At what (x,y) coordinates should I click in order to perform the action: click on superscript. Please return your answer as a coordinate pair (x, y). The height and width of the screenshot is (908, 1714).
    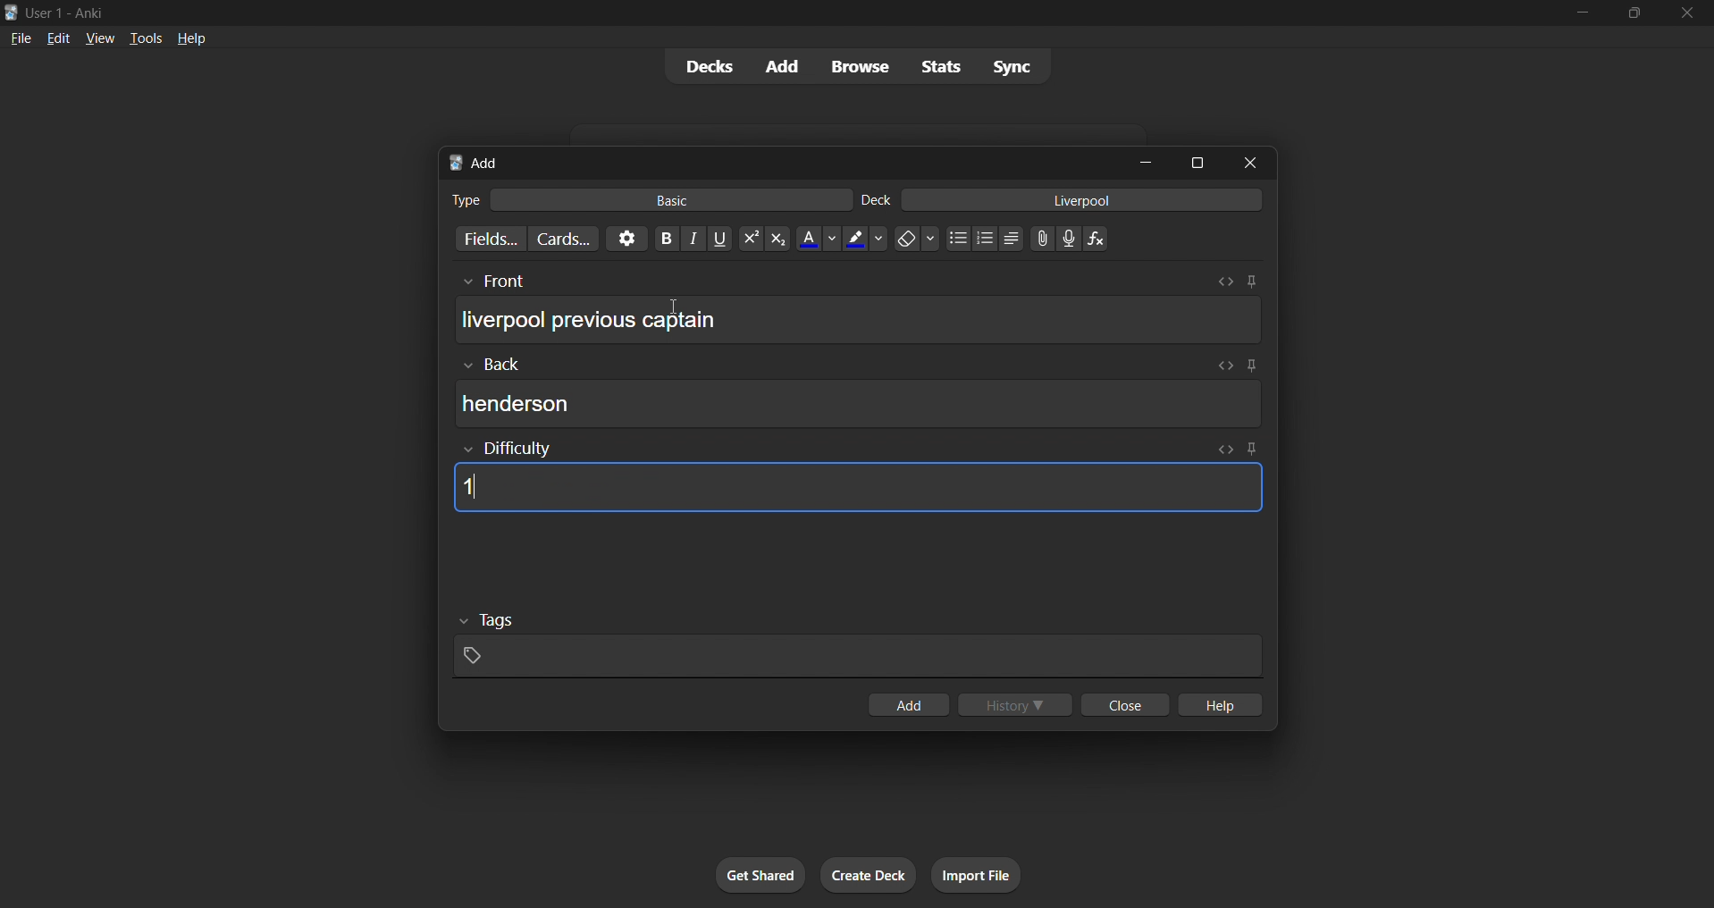
    Looking at the image, I should click on (749, 240).